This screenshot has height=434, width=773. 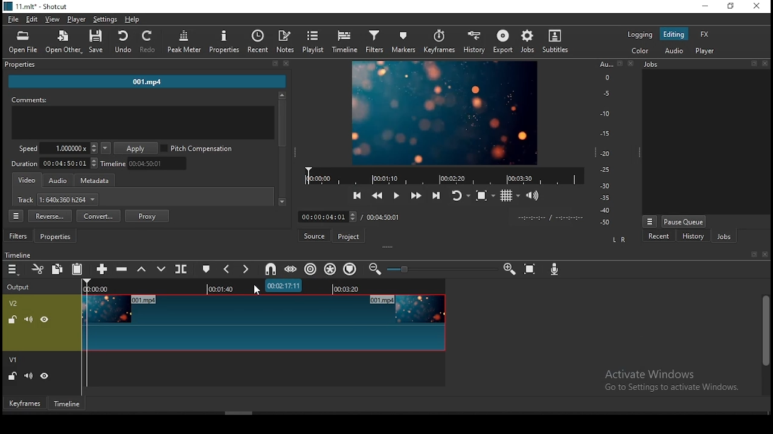 What do you see at coordinates (673, 34) in the screenshot?
I see `editing` at bounding box center [673, 34].